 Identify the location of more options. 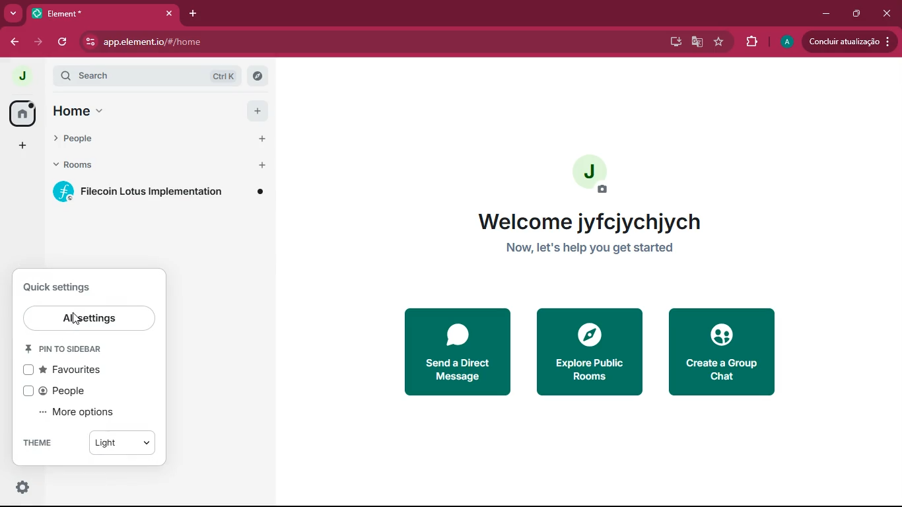
(85, 413).